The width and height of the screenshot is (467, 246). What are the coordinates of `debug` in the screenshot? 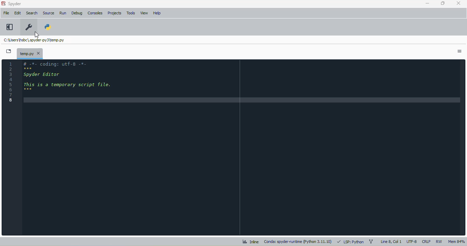 It's located at (77, 13).